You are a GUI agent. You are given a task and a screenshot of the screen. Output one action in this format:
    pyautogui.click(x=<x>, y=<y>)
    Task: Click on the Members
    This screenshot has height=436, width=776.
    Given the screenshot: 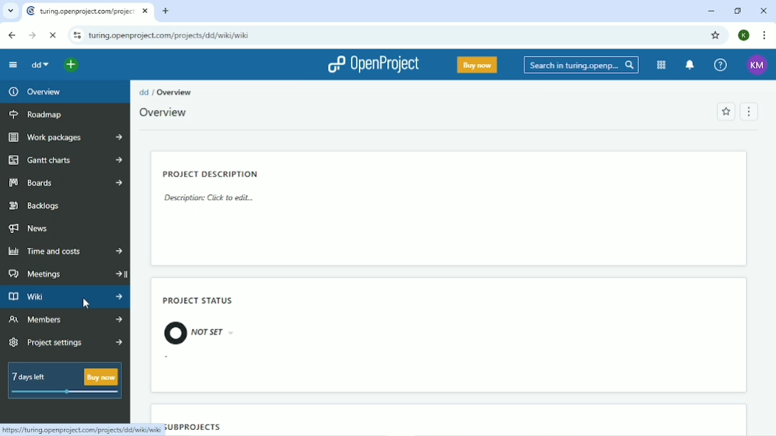 What is the action you would take?
    pyautogui.click(x=63, y=320)
    